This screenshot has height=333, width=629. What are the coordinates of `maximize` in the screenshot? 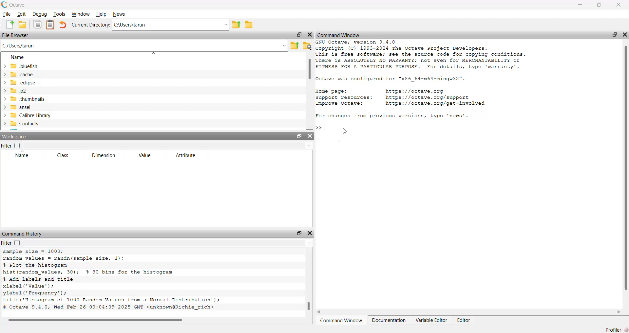 It's located at (298, 35).